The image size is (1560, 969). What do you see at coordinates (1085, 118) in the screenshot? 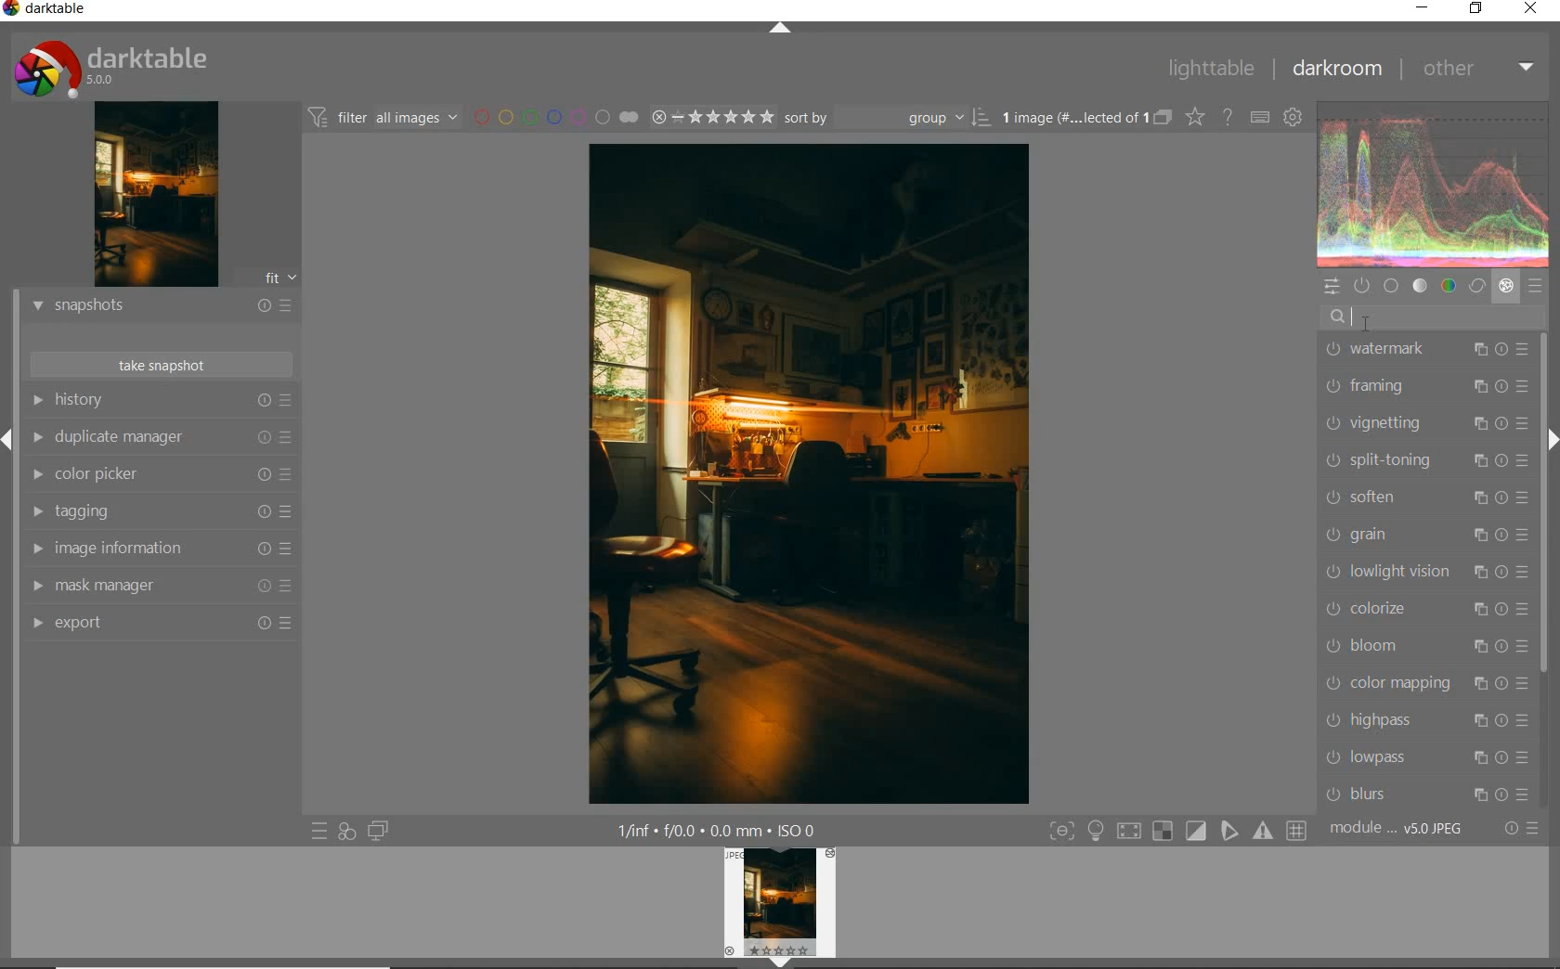
I see `expand grouped images` at bounding box center [1085, 118].